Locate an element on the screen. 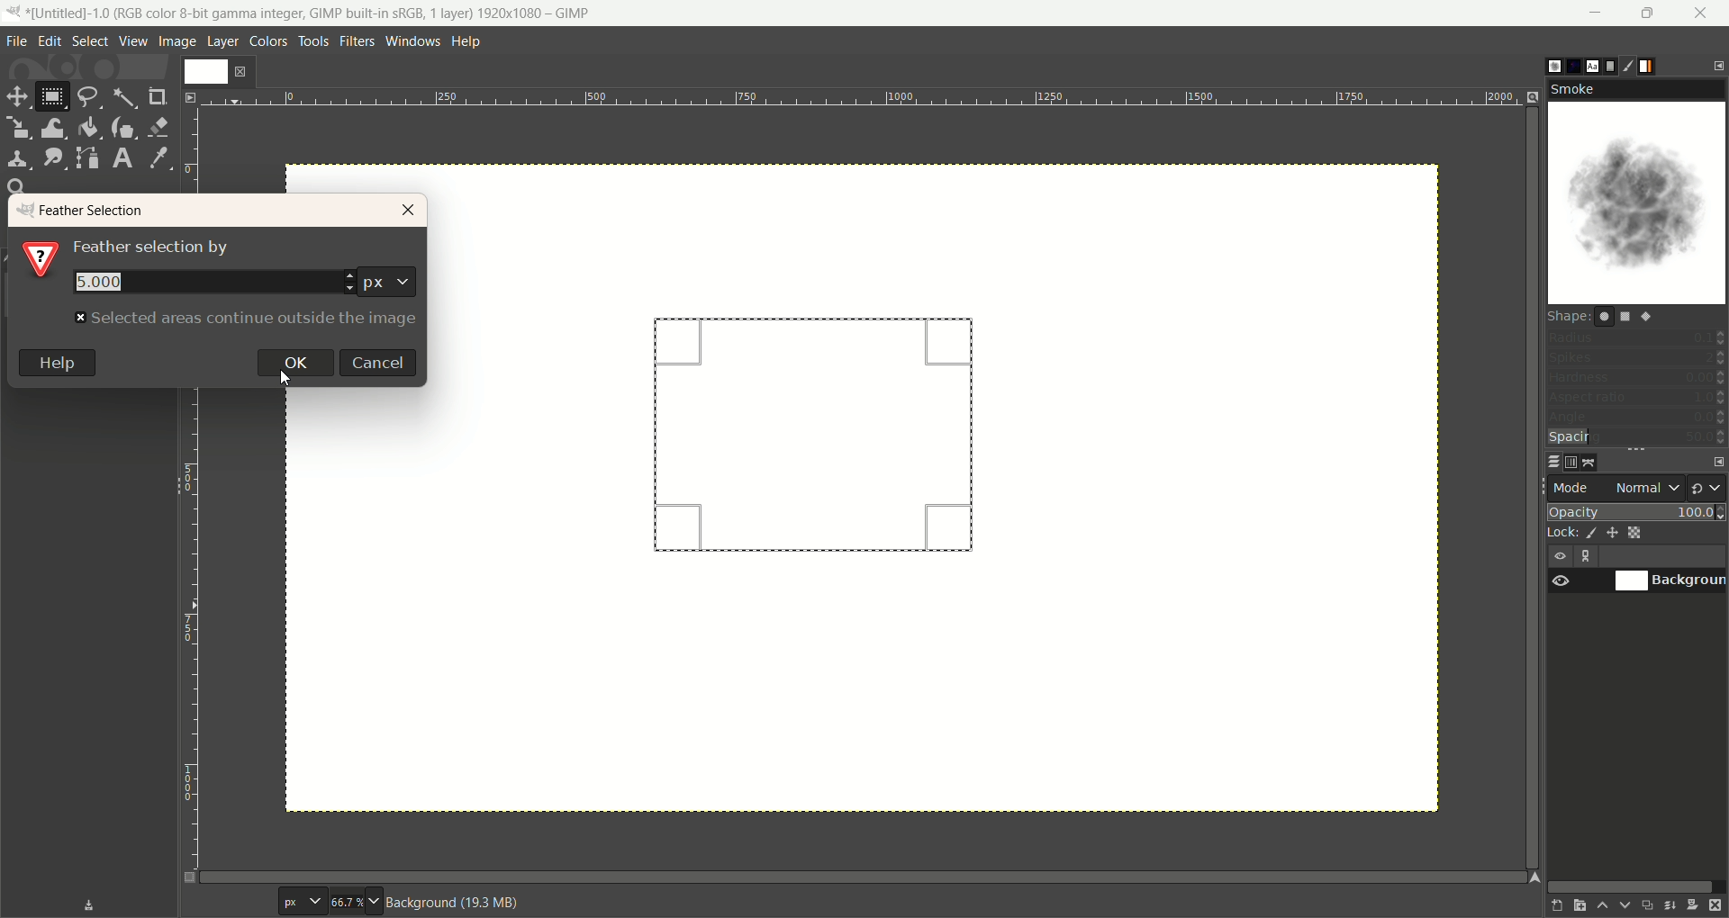 The height and width of the screenshot is (918, 1729). horizontal scroll bar is located at coordinates (1638, 889).